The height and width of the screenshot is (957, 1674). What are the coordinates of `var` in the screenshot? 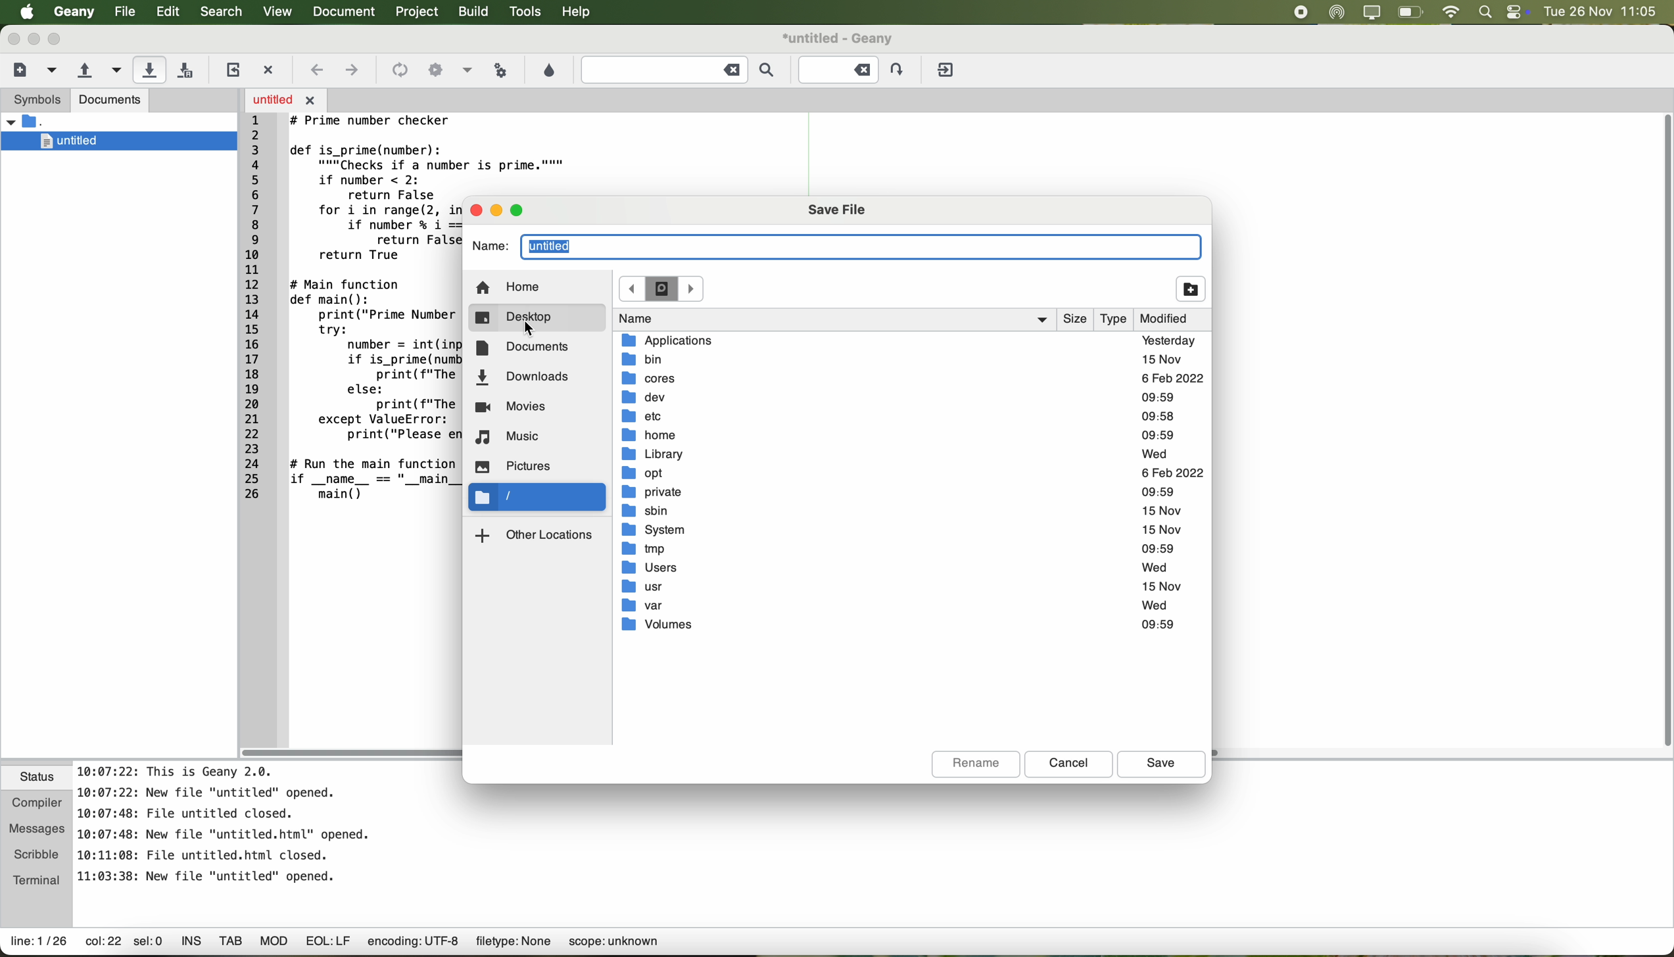 It's located at (896, 606).